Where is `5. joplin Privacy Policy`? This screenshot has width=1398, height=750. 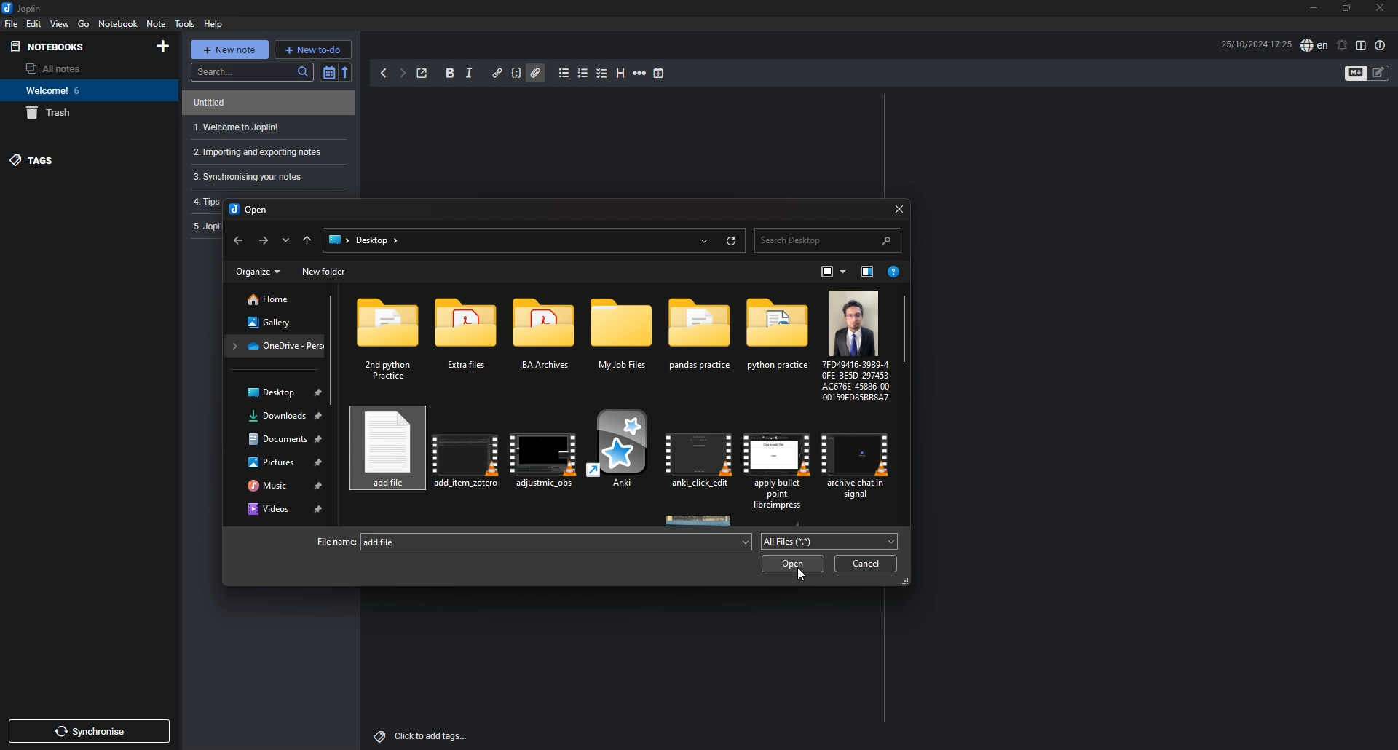 5. joplin Privacy Policy is located at coordinates (206, 226).